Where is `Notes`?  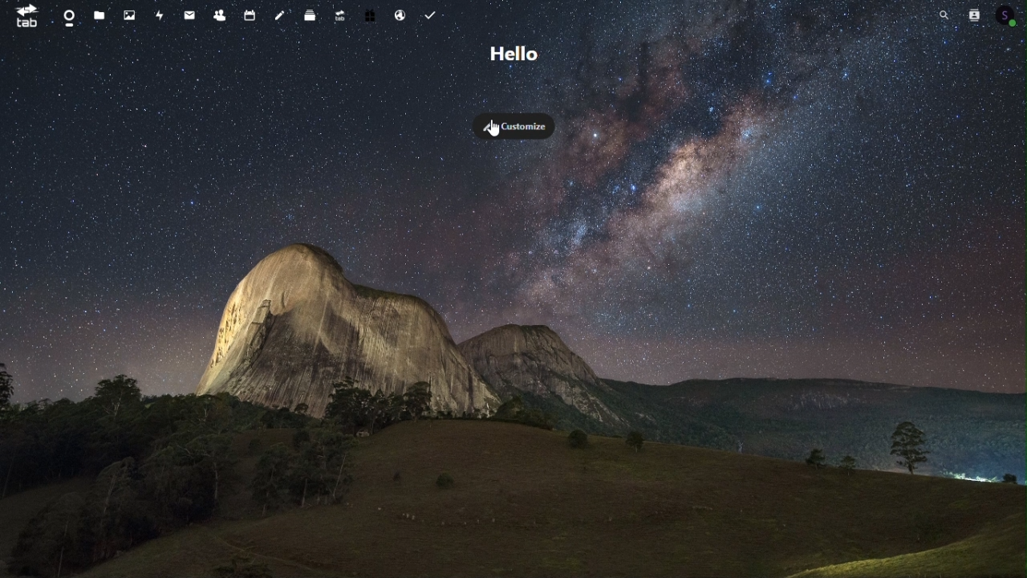 Notes is located at coordinates (278, 13).